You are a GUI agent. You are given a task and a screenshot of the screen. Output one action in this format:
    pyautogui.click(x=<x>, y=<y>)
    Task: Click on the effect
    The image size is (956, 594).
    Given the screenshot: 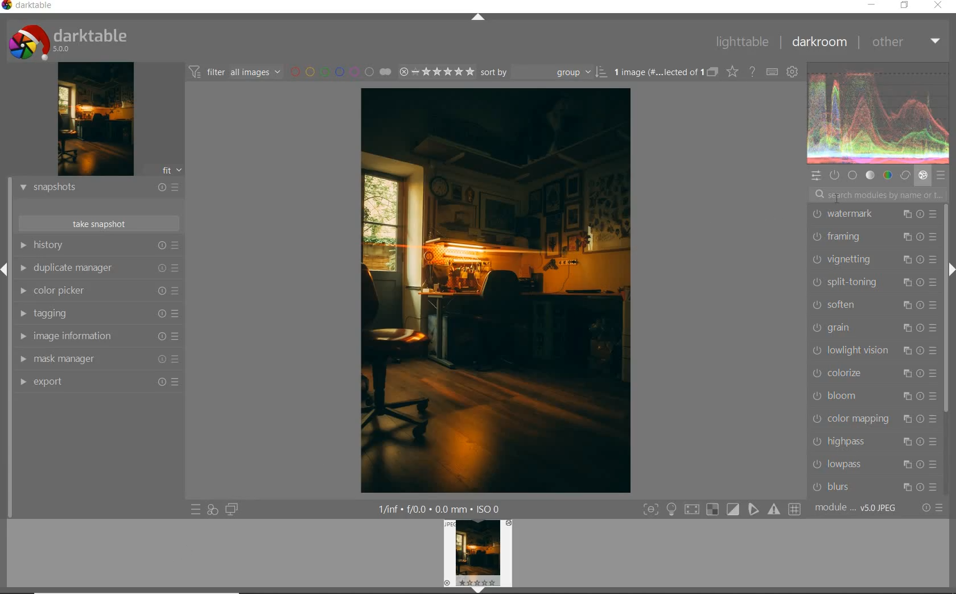 What is the action you would take?
    pyautogui.click(x=923, y=175)
    